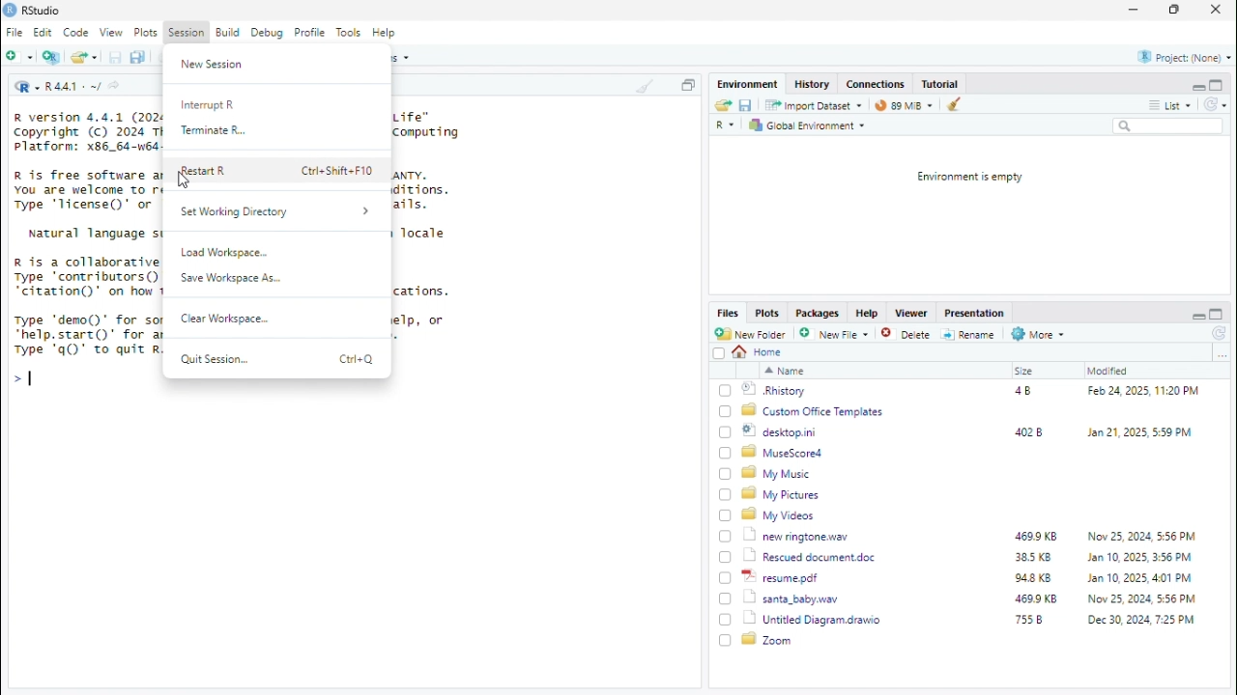 The image size is (1237, 695). I want to click on clean, so click(647, 84).